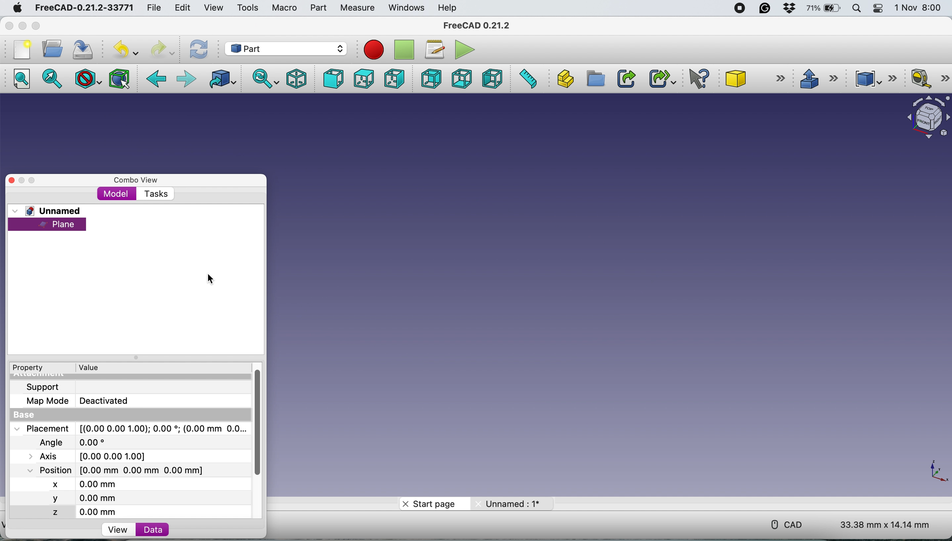  I want to click on edit, so click(184, 9).